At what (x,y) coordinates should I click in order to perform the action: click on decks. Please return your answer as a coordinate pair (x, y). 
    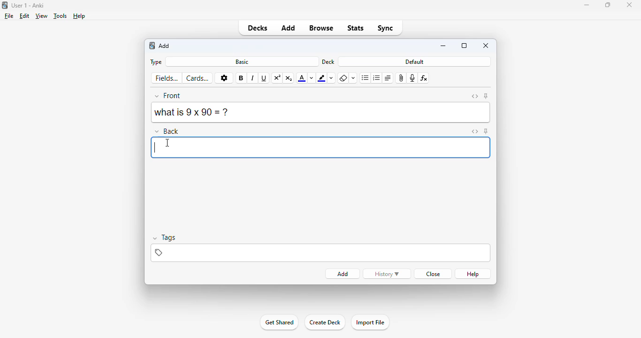
    Looking at the image, I should click on (257, 28).